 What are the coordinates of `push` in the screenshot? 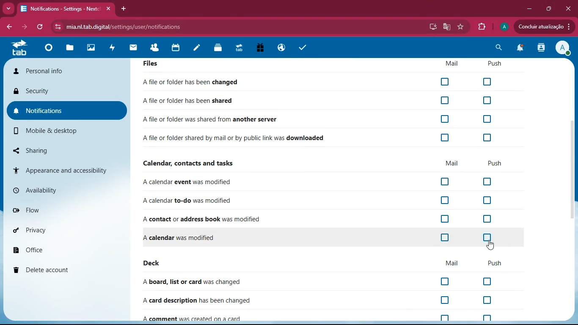 It's located at (493, 263).